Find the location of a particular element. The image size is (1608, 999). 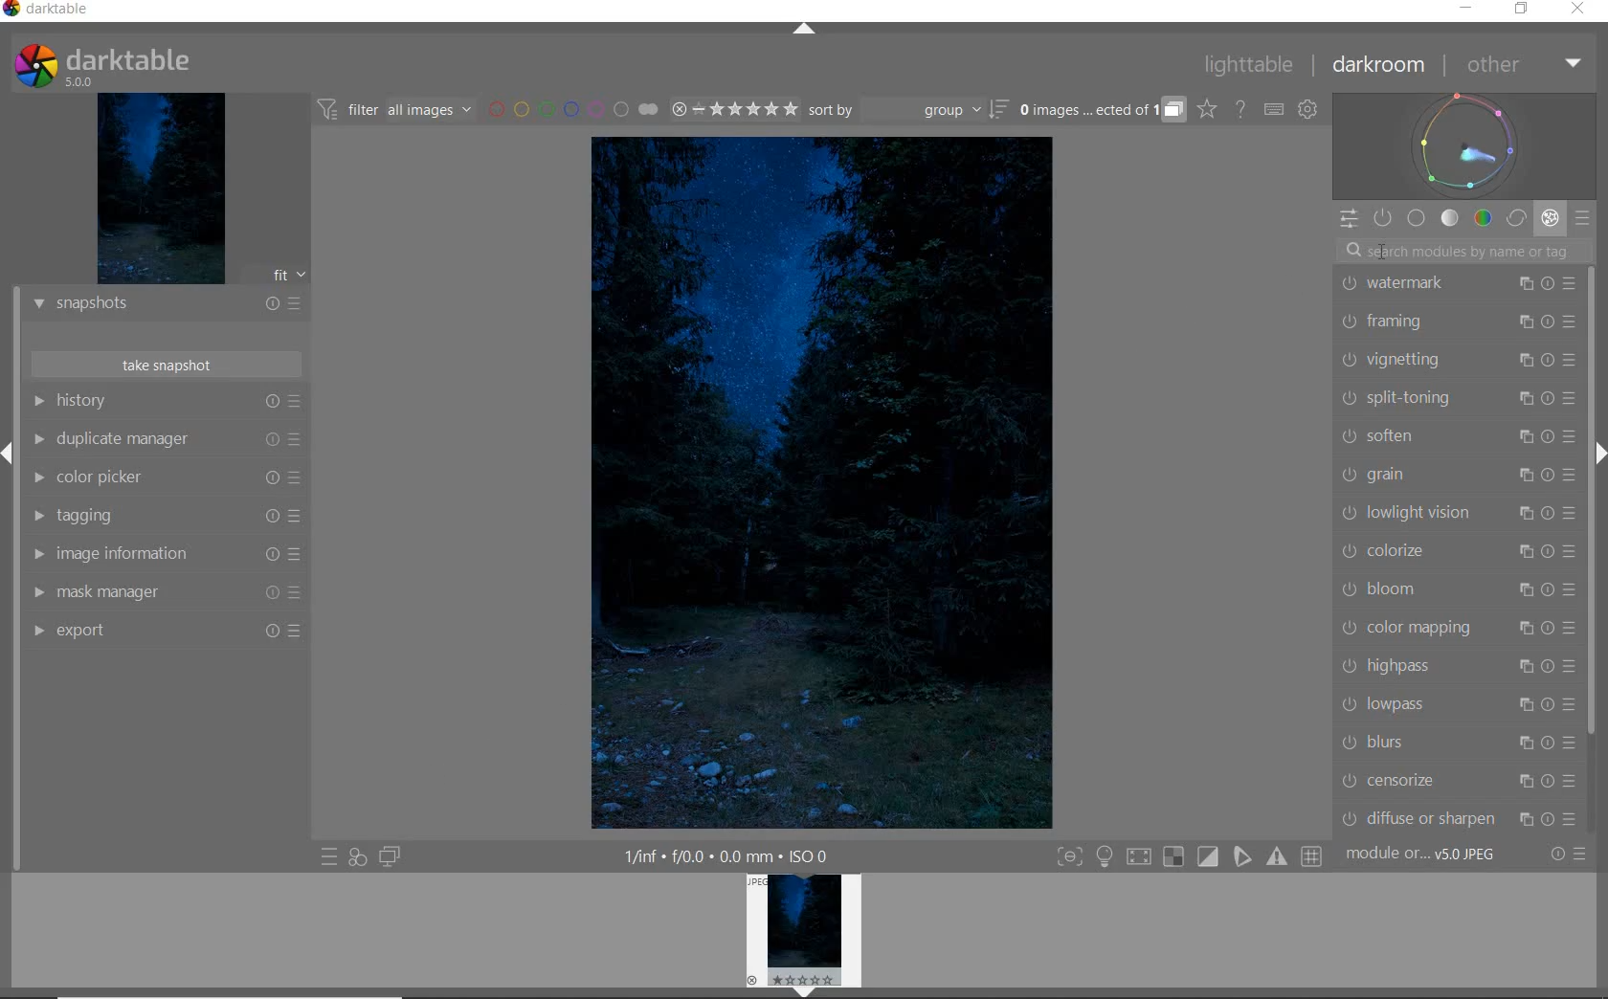

BLURS is located at coordinates (1456, 743).